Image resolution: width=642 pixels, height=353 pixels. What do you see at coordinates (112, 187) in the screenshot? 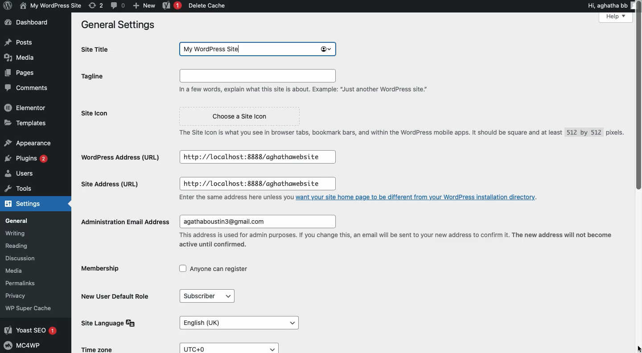
I see `Site address url` at bounding box center [112, 187].